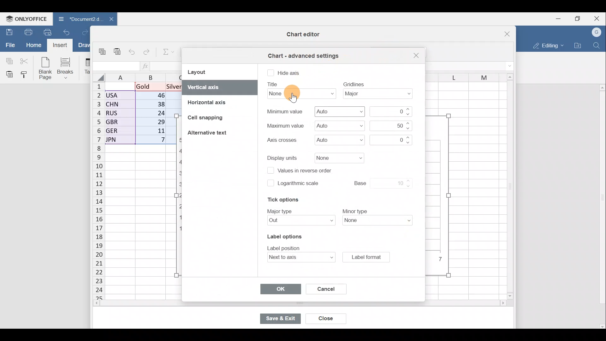  I want to click on text, so click(354, 210).